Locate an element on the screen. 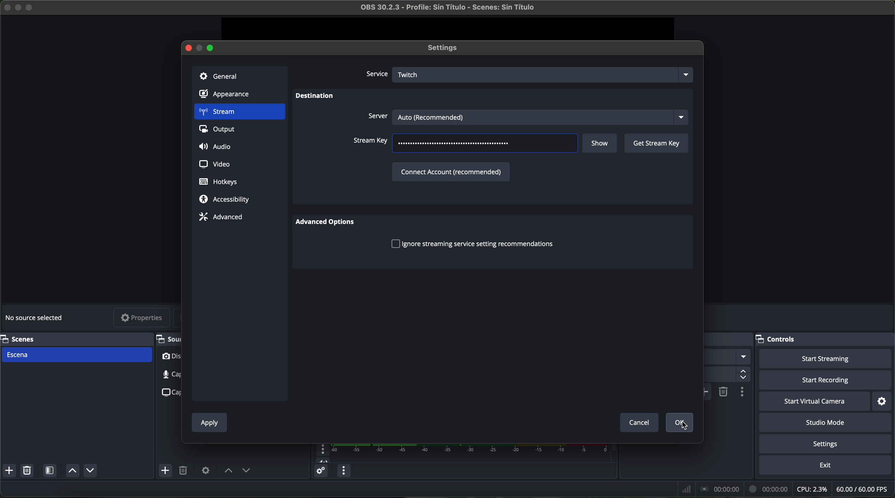 Image resolution: width=895 pixels, height=498 pixels. connect account is located at coordinates (450, 171).